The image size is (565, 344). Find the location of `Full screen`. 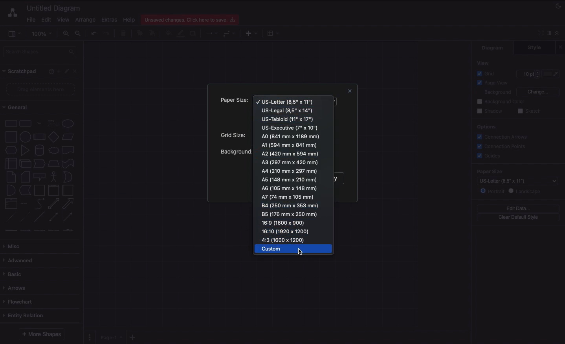

Full screen is located at coordinates (540, 33).